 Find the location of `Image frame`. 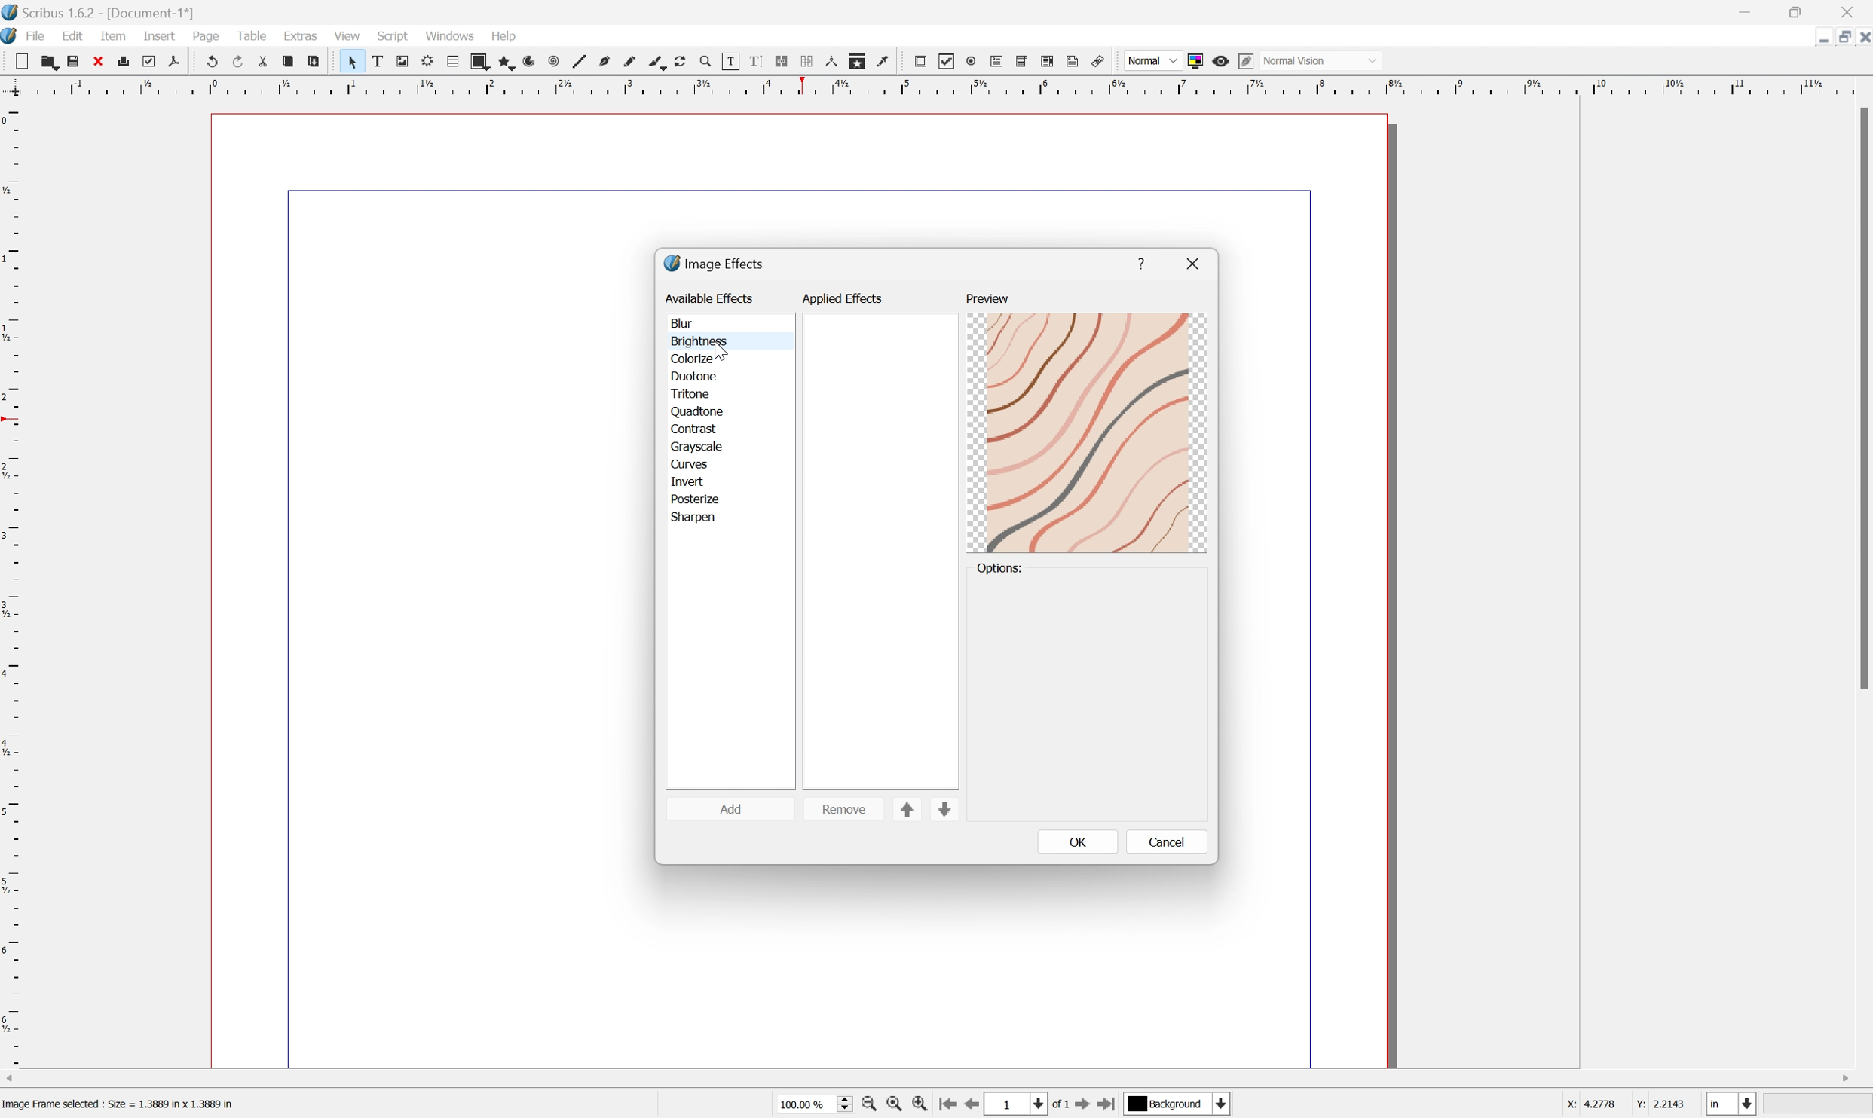

Image frame is located at coordinates (400, 58).